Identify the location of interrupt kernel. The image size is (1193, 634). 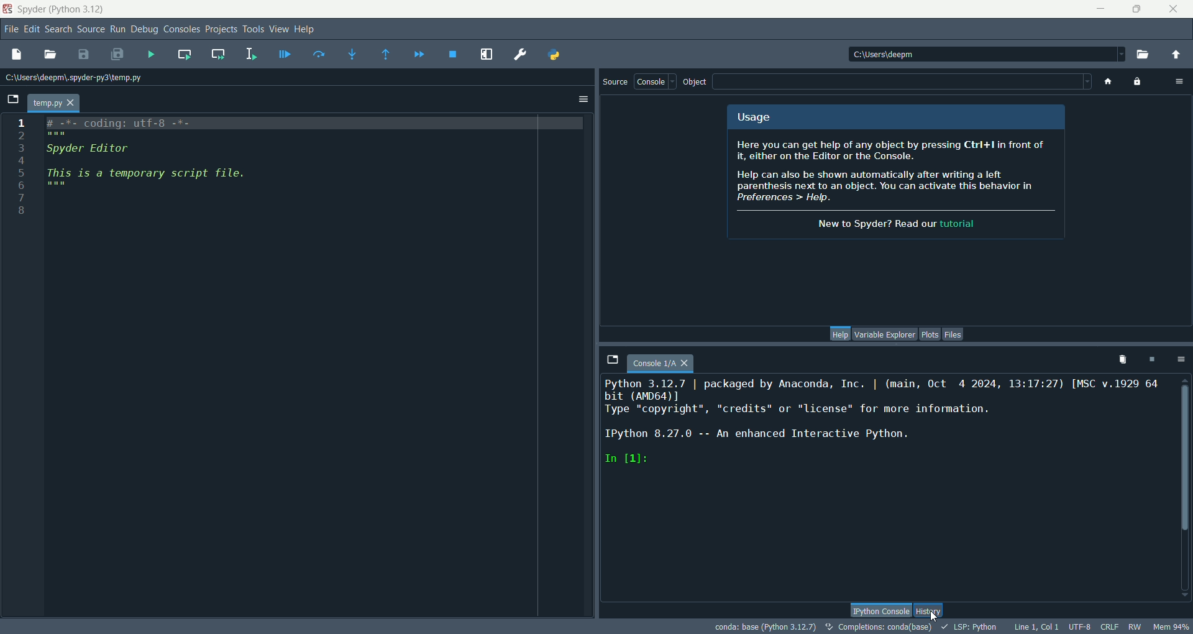
(1150, 358).